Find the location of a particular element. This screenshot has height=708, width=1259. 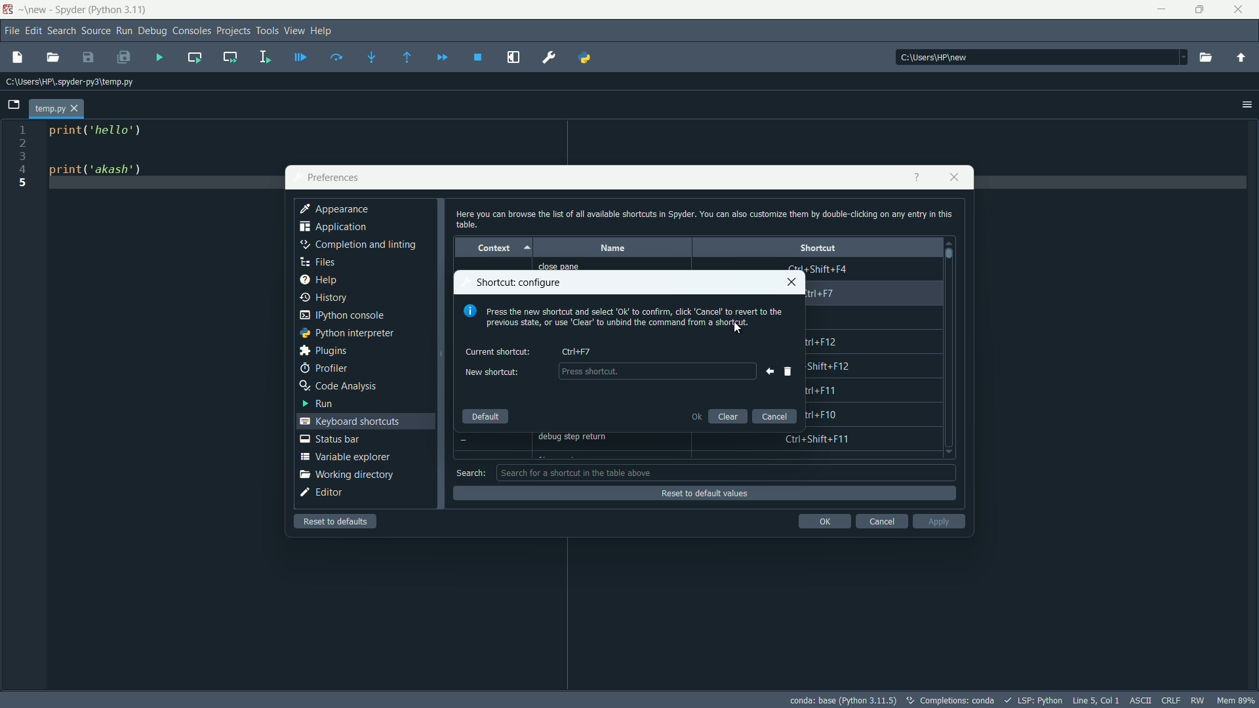

editor is located at coordinates (321, 493).